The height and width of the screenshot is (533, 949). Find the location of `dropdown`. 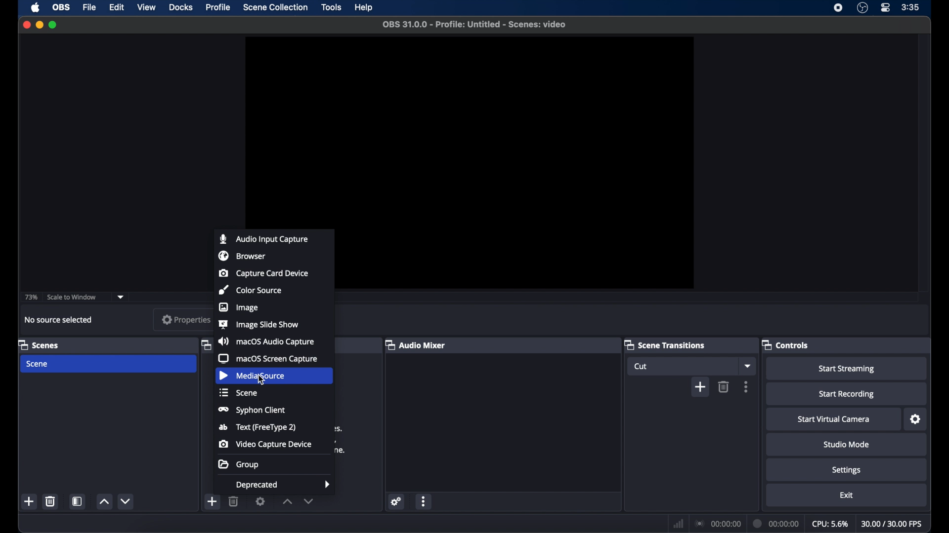

dropdown is located at coordinates (121, 297).